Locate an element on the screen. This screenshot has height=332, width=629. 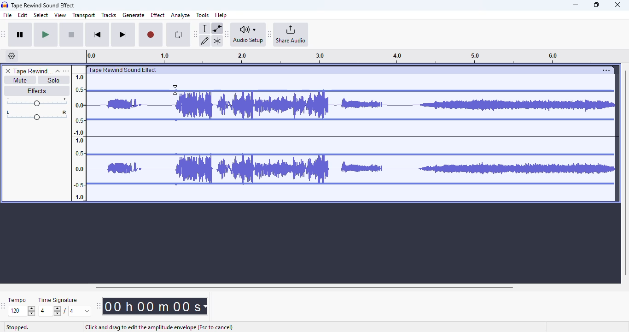
view is located at coordinates (60, 15).